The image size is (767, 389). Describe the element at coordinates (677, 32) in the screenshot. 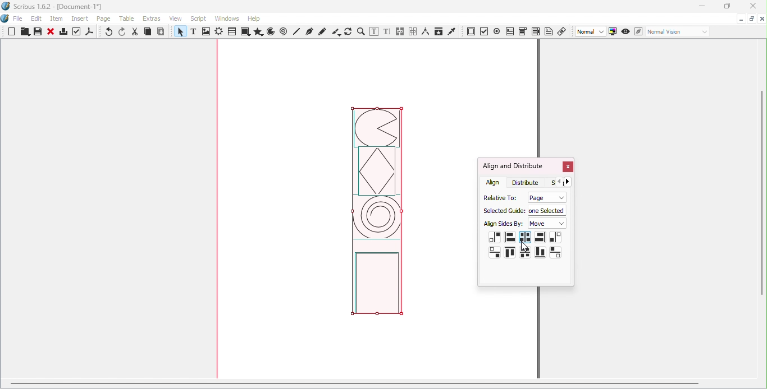

I see `Select the visual appearance of the display` at that location.